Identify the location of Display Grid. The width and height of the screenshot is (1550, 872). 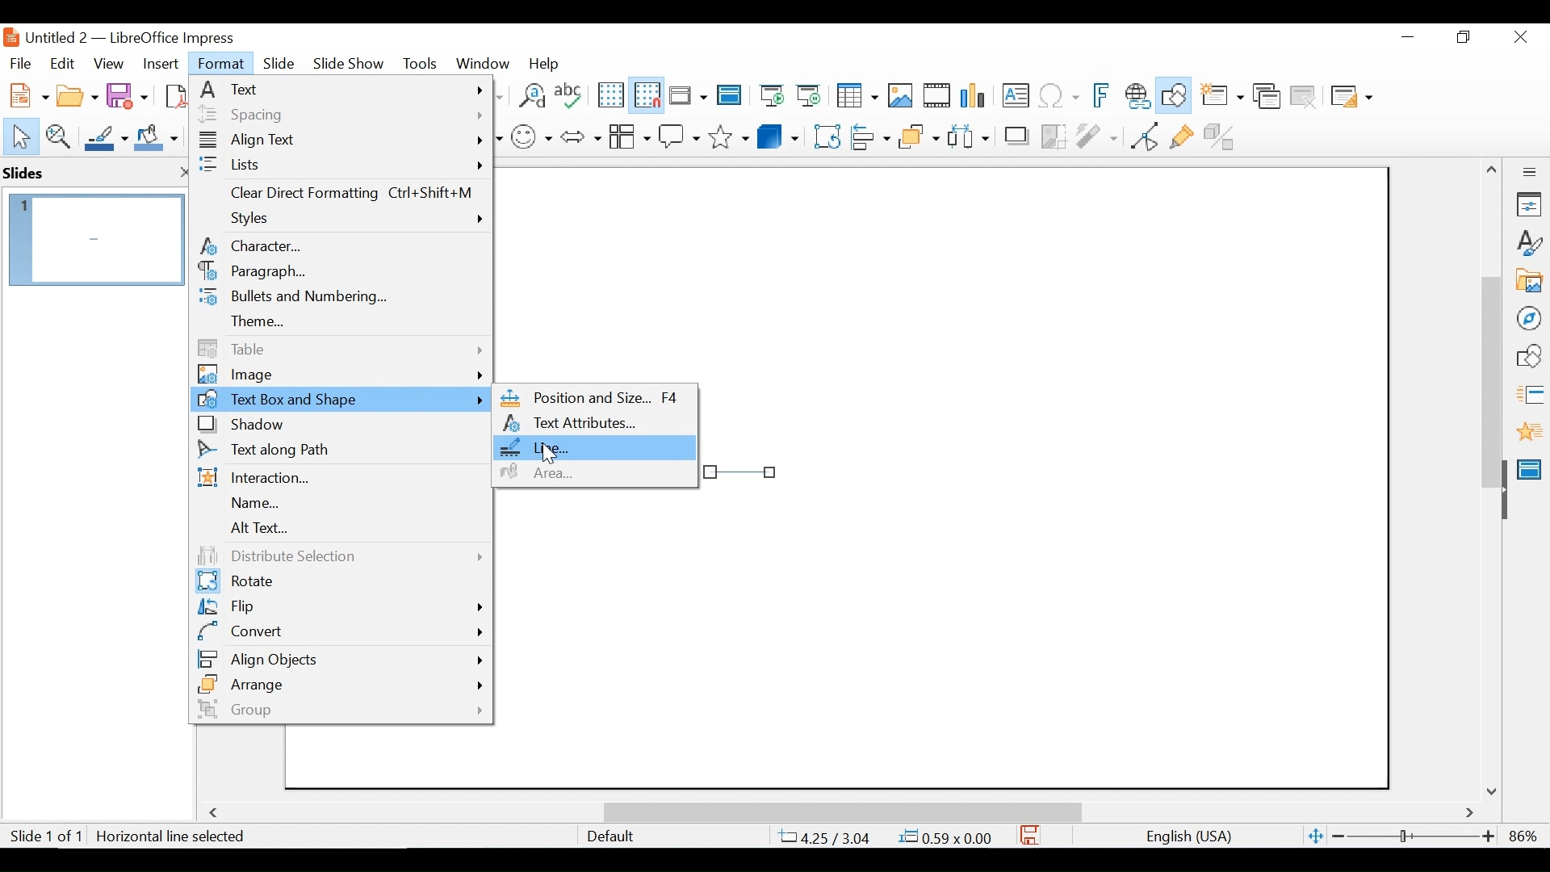
(610, 95).